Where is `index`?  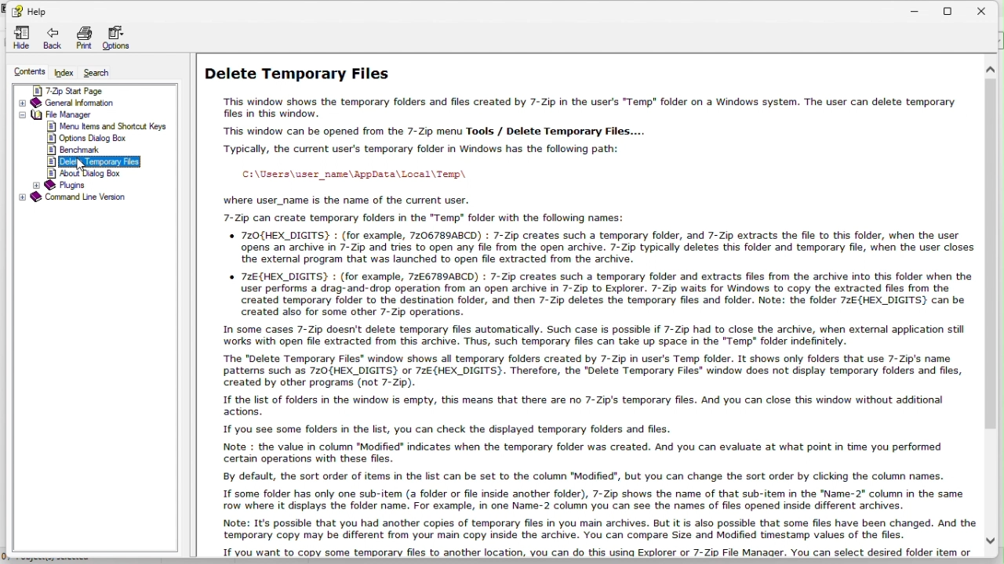 index is located at coordinates (65, 74).